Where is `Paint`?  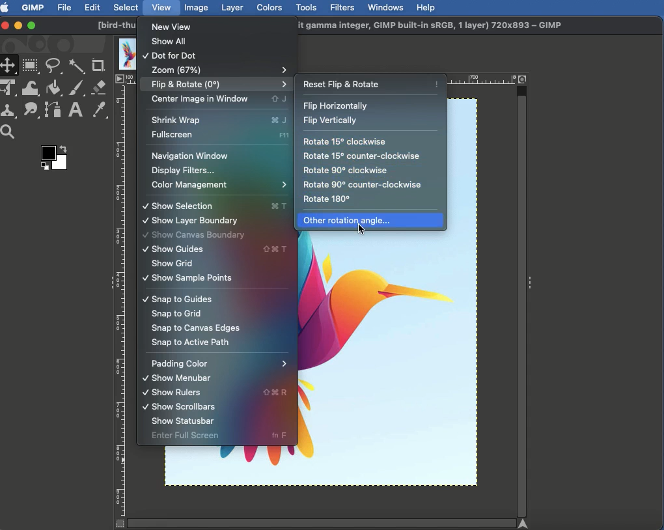
Paint is located at coordinates (76, 89).